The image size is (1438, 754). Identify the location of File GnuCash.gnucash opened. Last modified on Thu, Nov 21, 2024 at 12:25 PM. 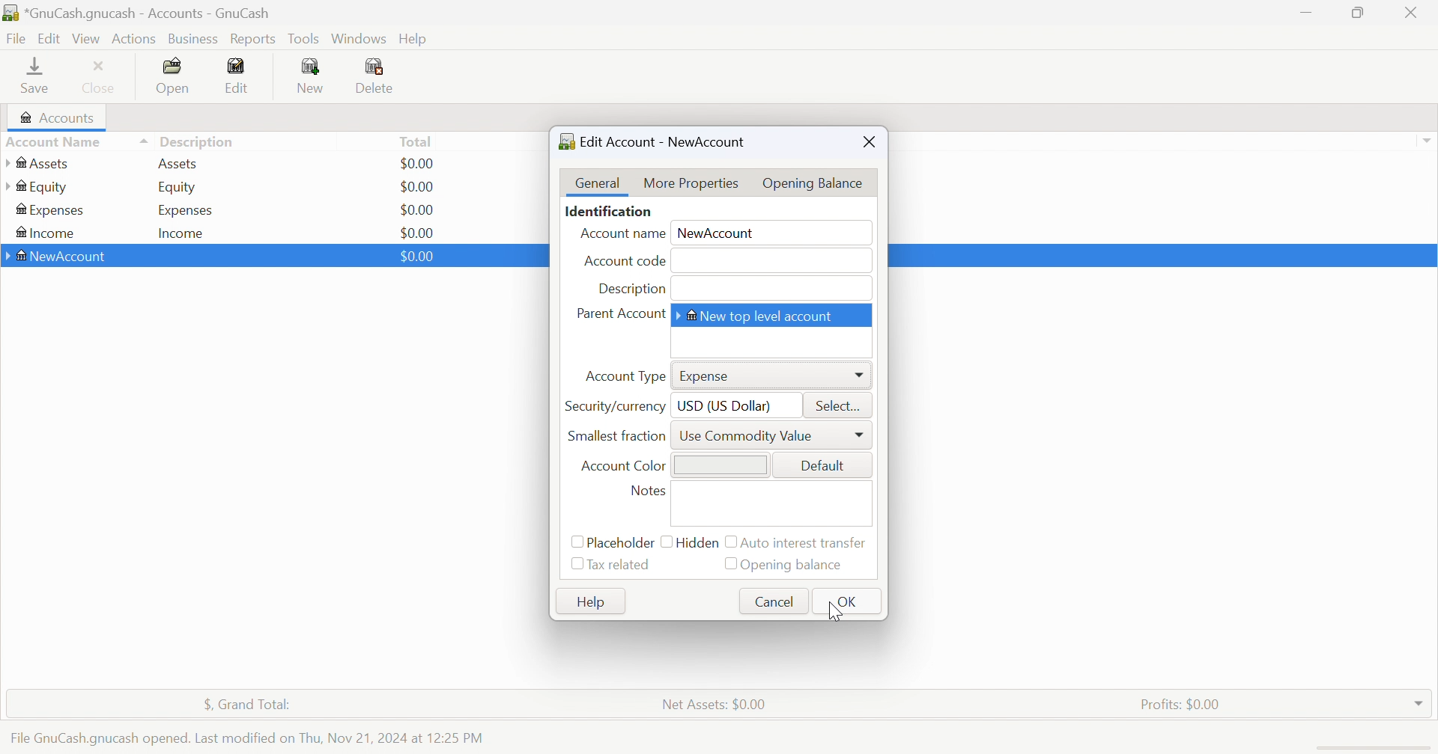
(246, 735).